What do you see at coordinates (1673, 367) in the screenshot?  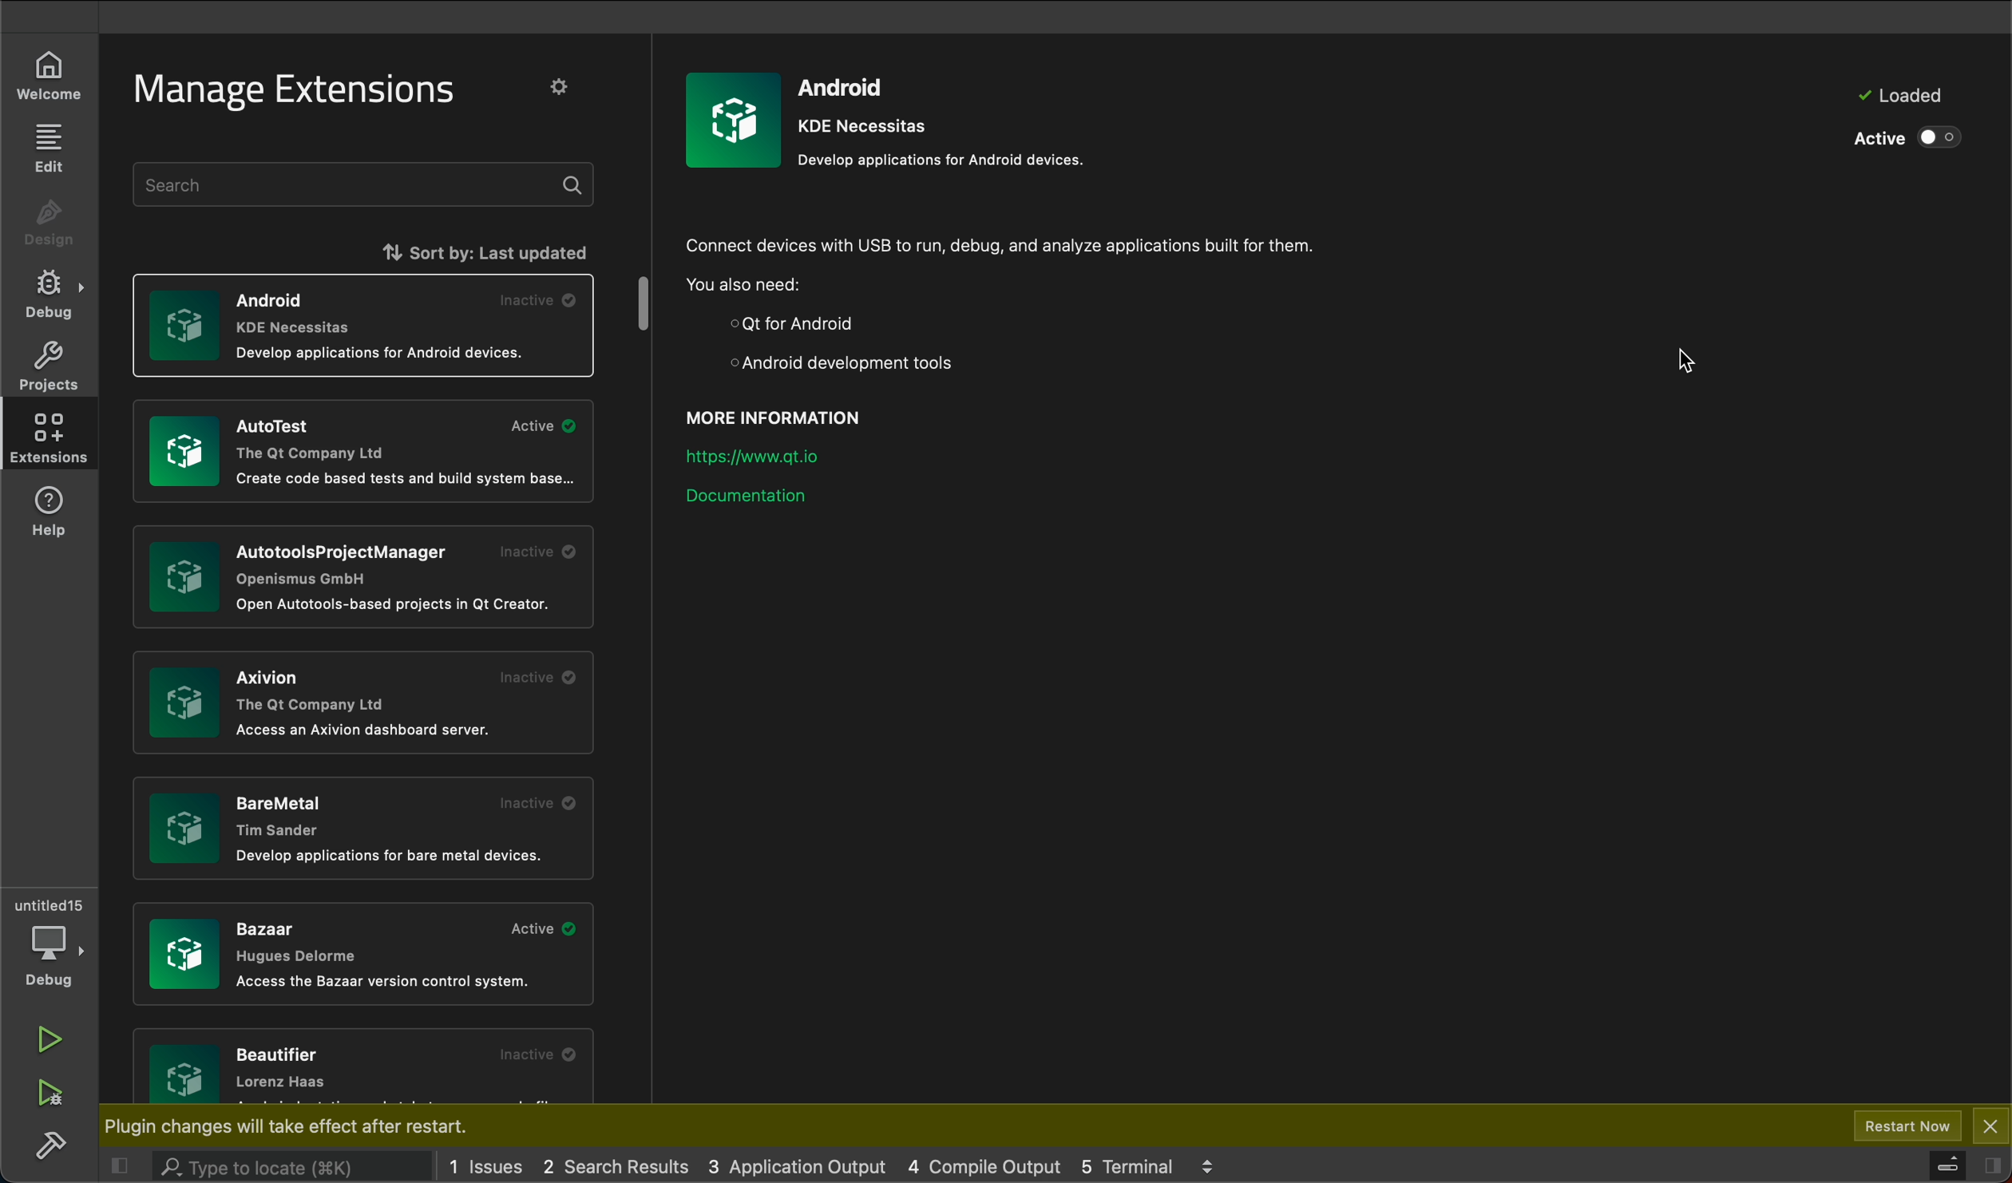 I see `cursor` at bounding box center [1673, 367].